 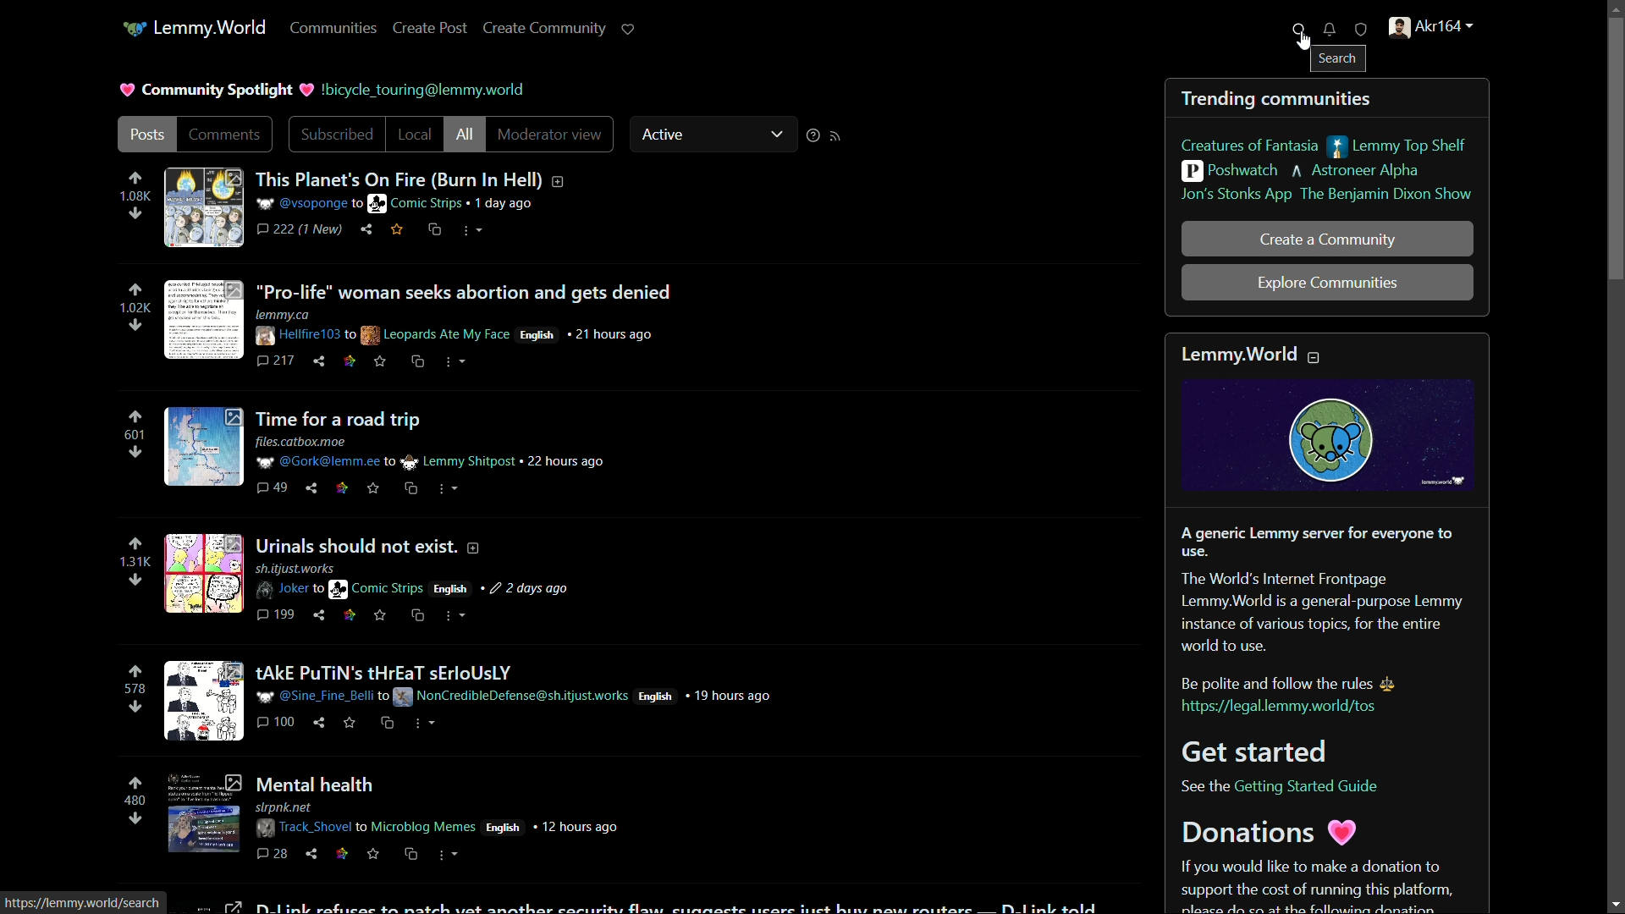 What do you see at coordinates (1235, 196) in the screenshot?
I see `jon's stonk app` at bounding box center [1235, 196].